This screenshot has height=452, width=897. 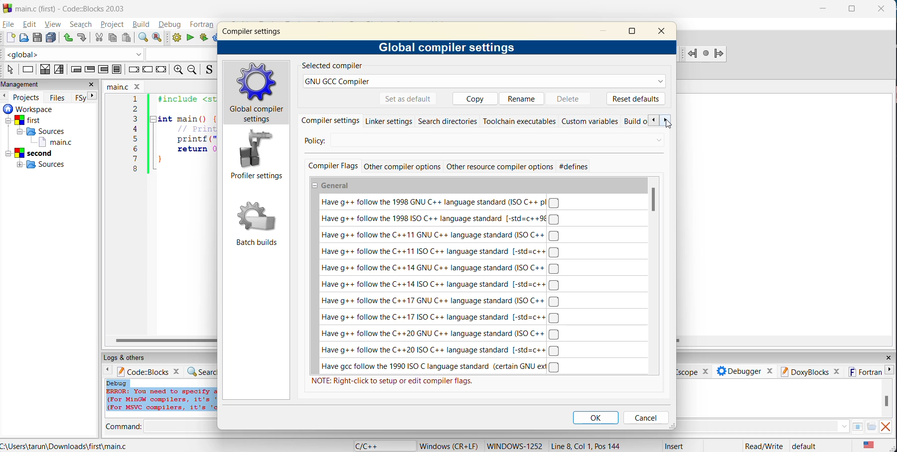 What do you see at coordinates (578, 167) in the screenshot?
I see `#defines` at bounding box center [578, 167].